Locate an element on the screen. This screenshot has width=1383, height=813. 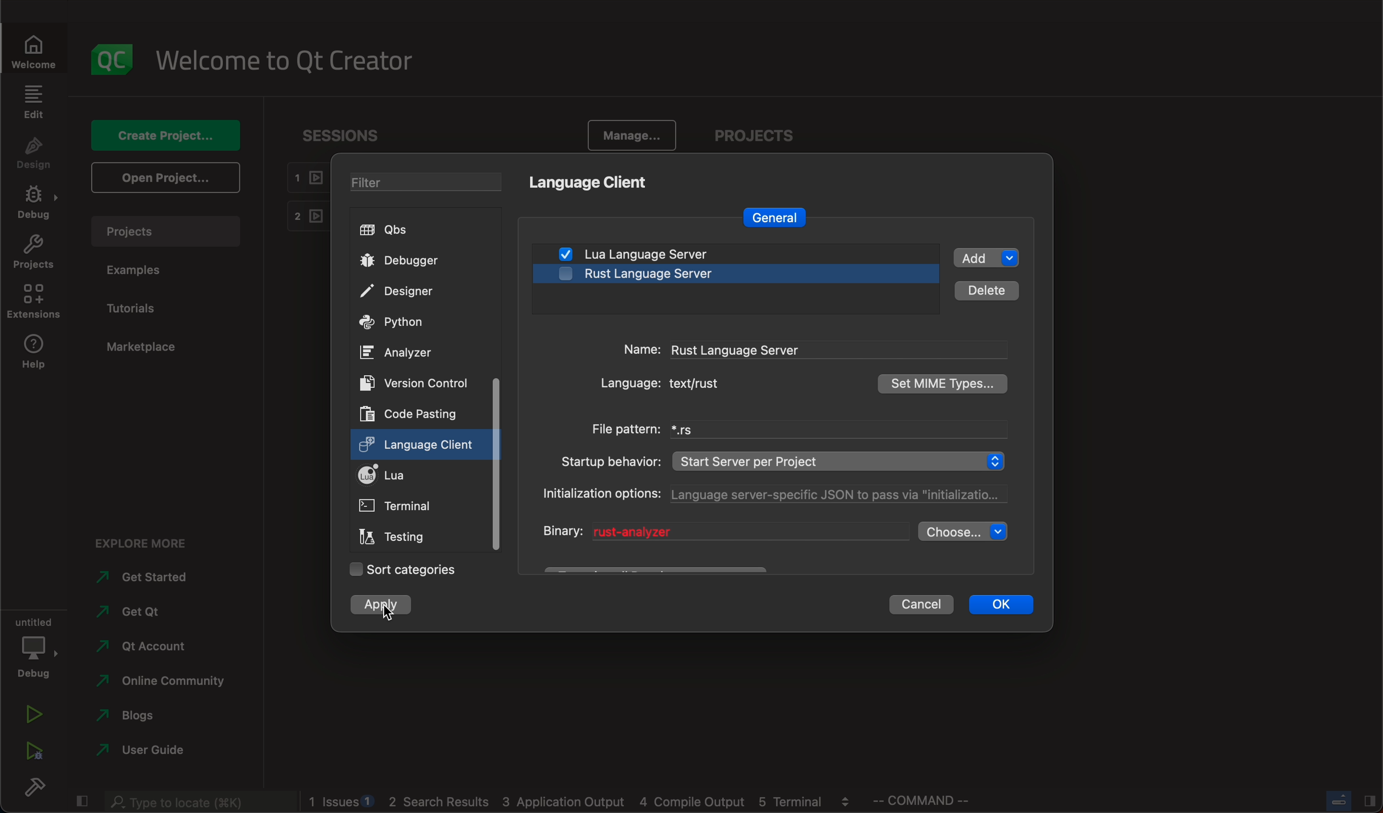
debugger is located at coordinates (401, 263).